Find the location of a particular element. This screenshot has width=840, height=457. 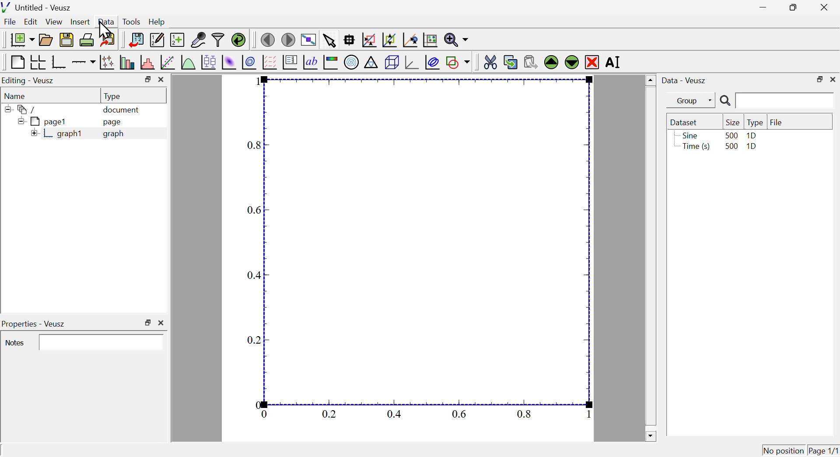

plot a 2d dataset as an image is located at coordinates (229, 62).